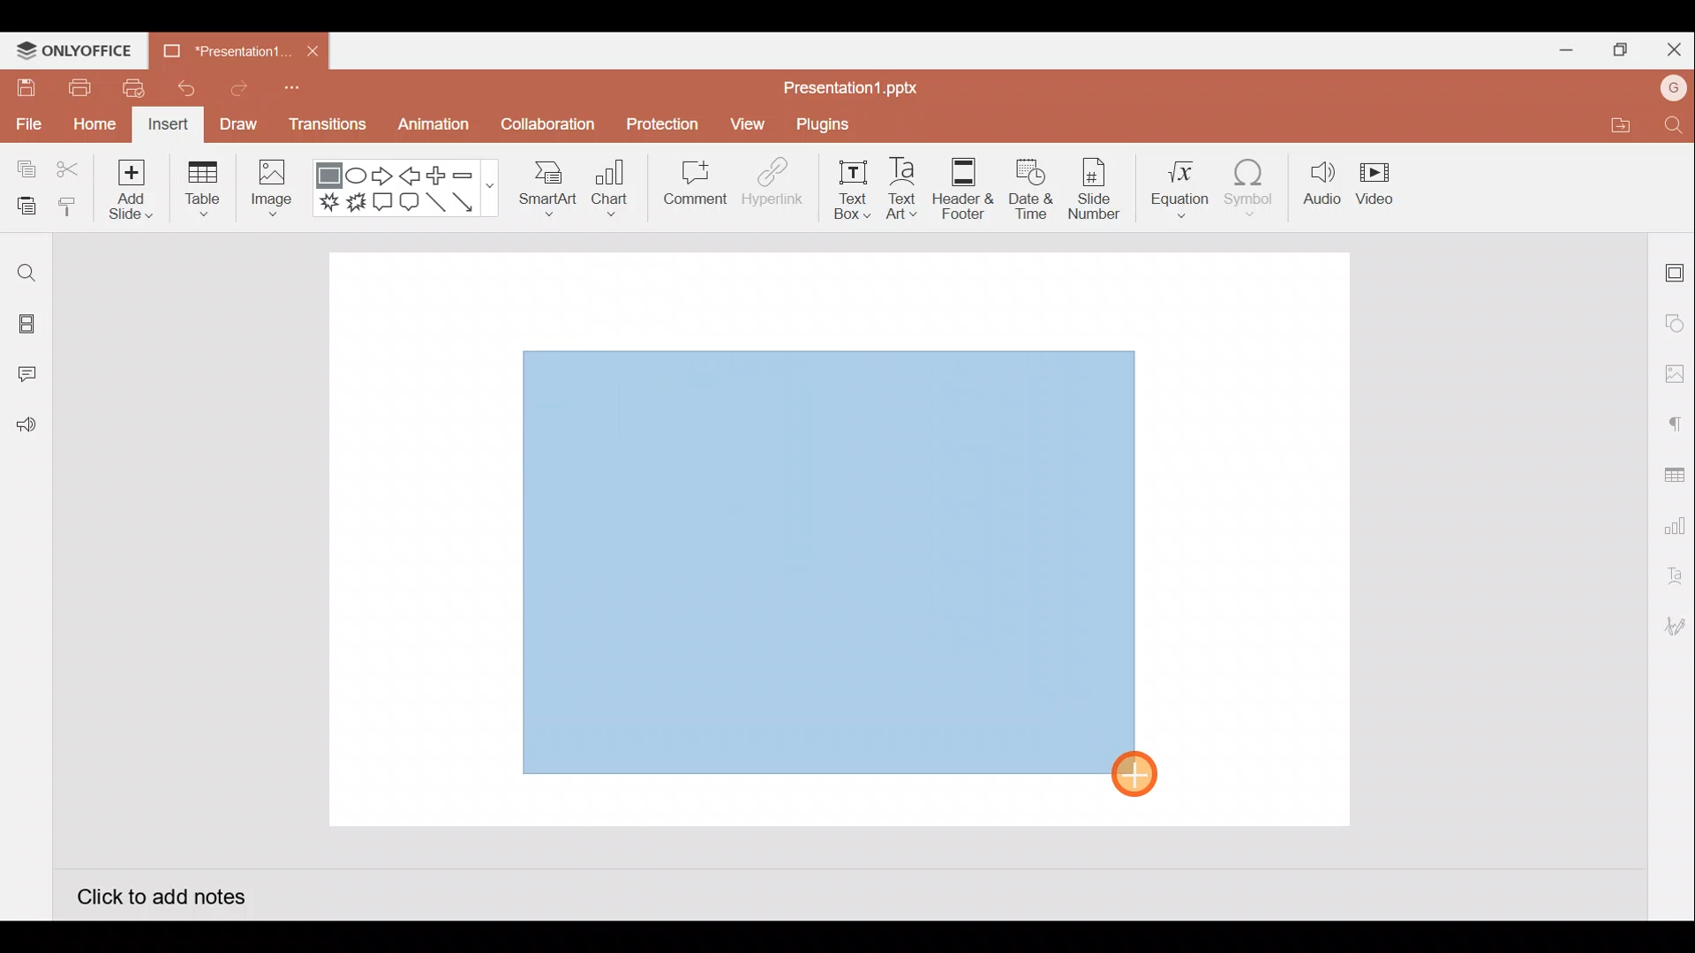 The image size is (1695, 953). What do you see at coordinates (441, 176) in the screenshot?
I see `Plus` at bounding box center [441, 176].